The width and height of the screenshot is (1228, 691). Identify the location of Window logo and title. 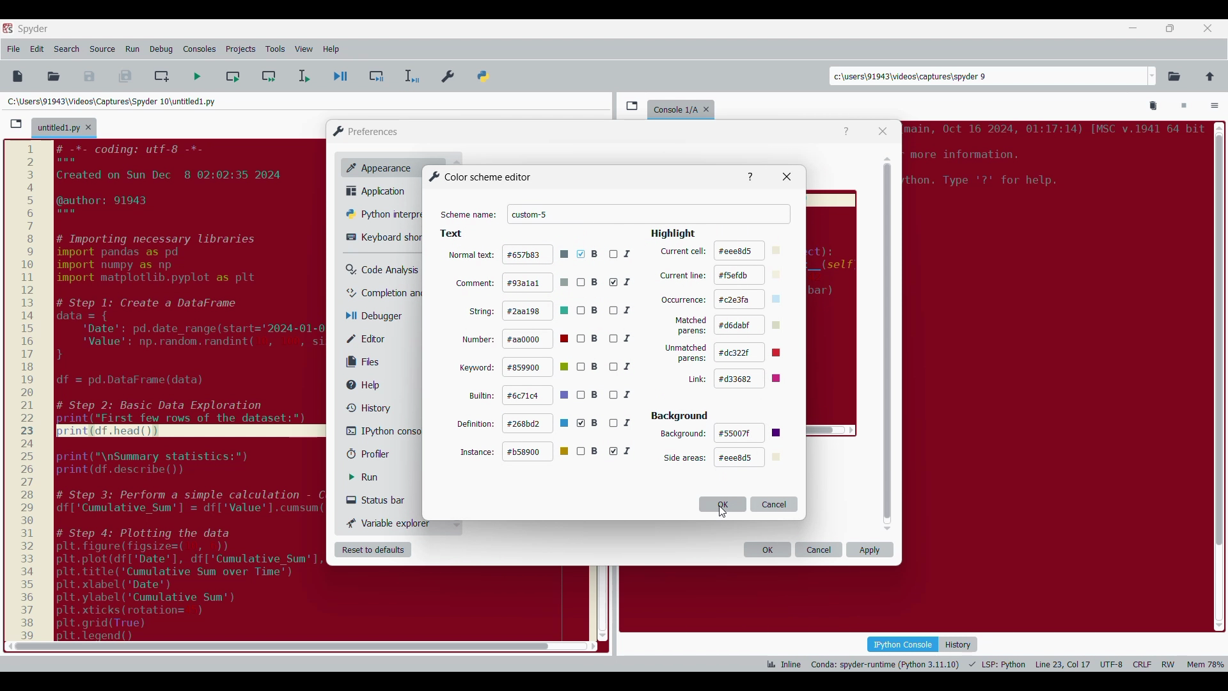
(366, 131).